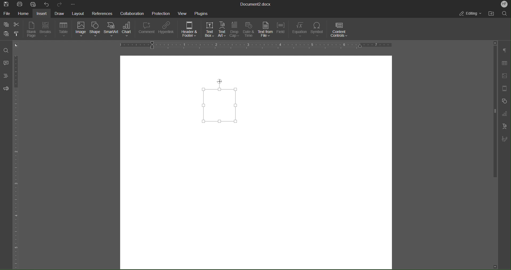  I want to click on Redo, so click(58, 4).